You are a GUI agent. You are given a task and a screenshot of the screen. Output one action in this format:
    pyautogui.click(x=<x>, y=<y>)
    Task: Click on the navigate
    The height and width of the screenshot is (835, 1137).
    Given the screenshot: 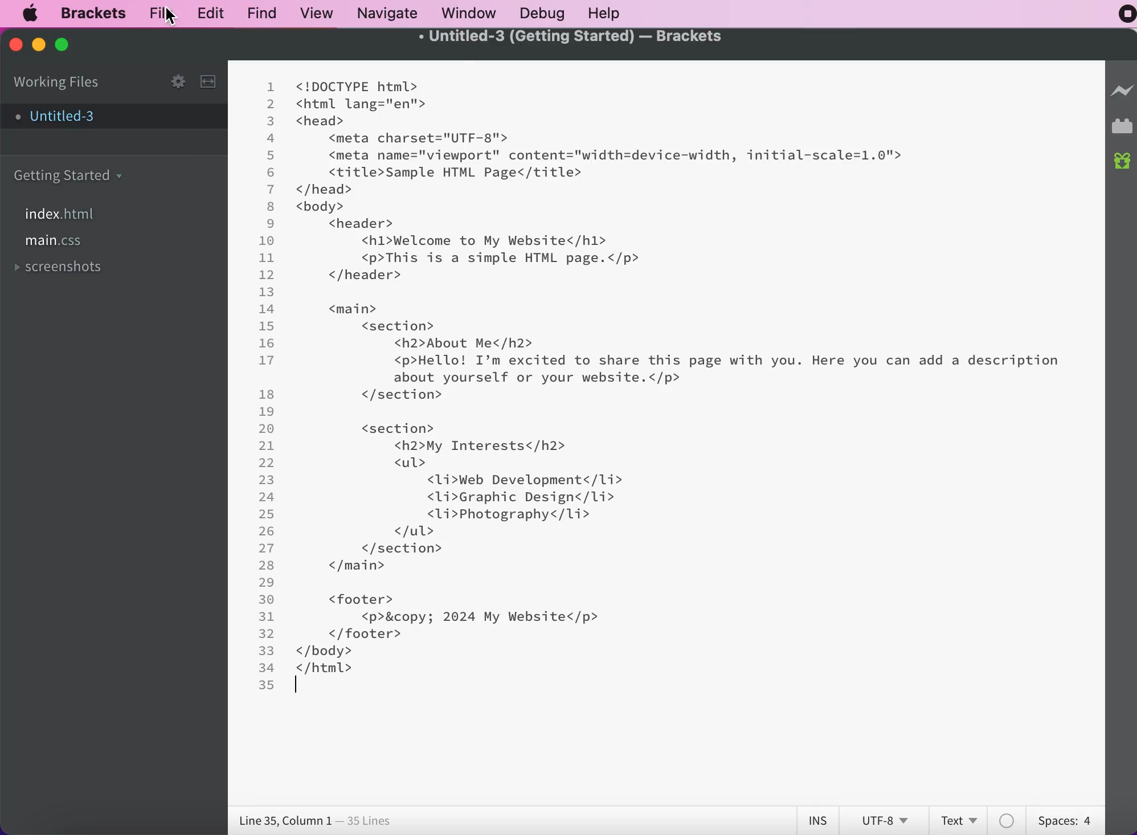 What is the action you would take?
    pyautogui.click(x=391, y=13)
    